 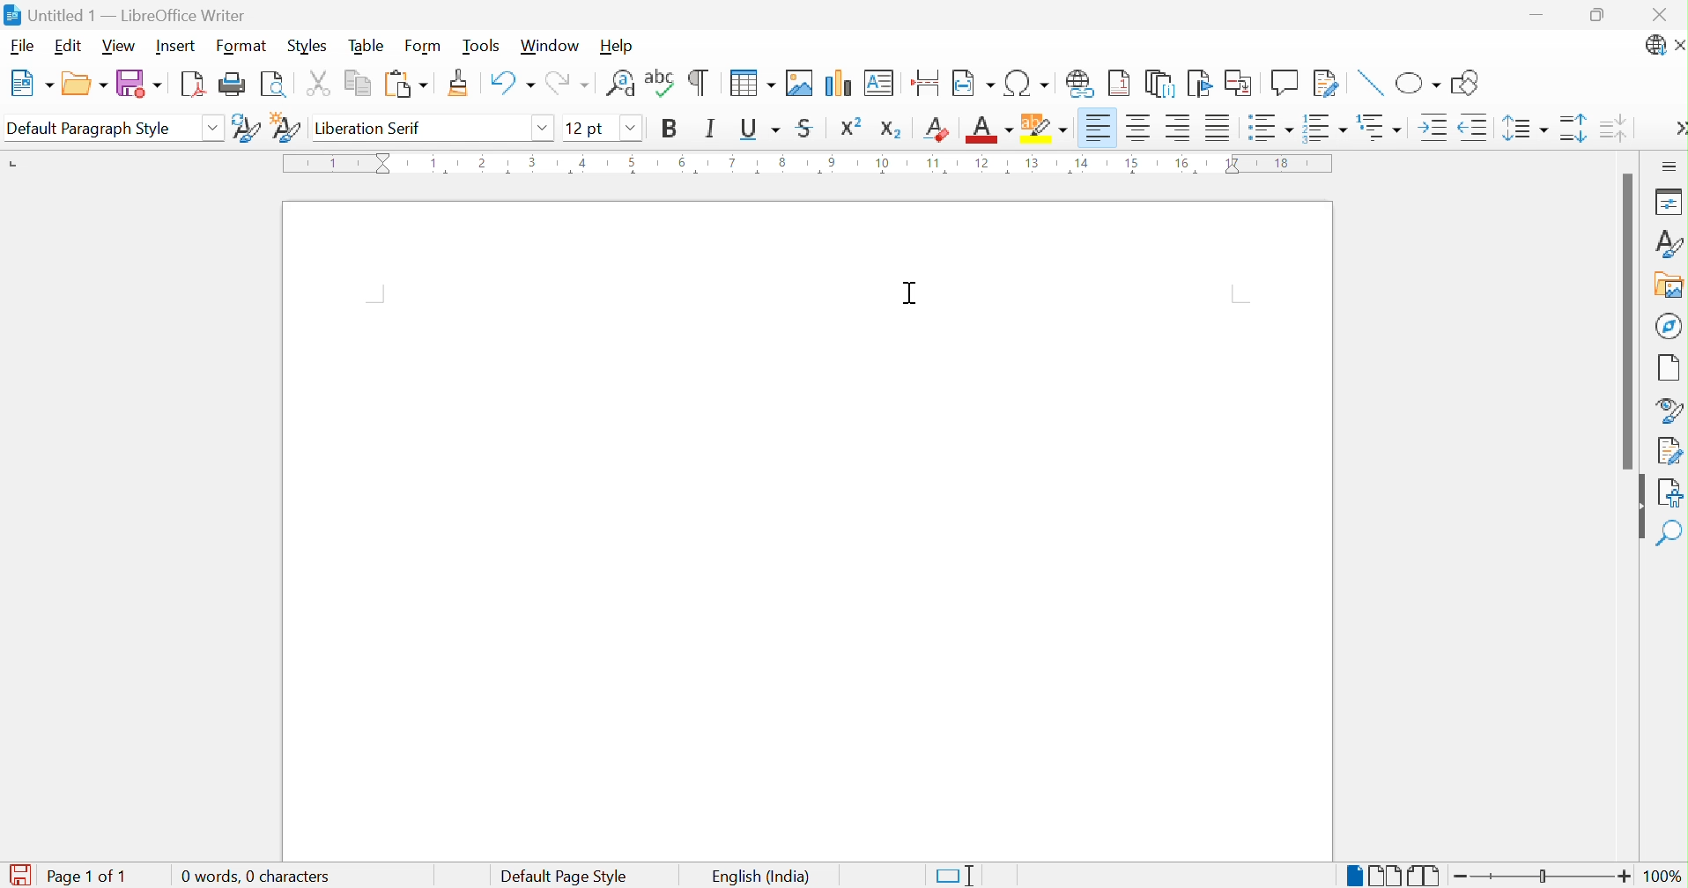 I want to click on Ruler, so click(x=803, y=165).